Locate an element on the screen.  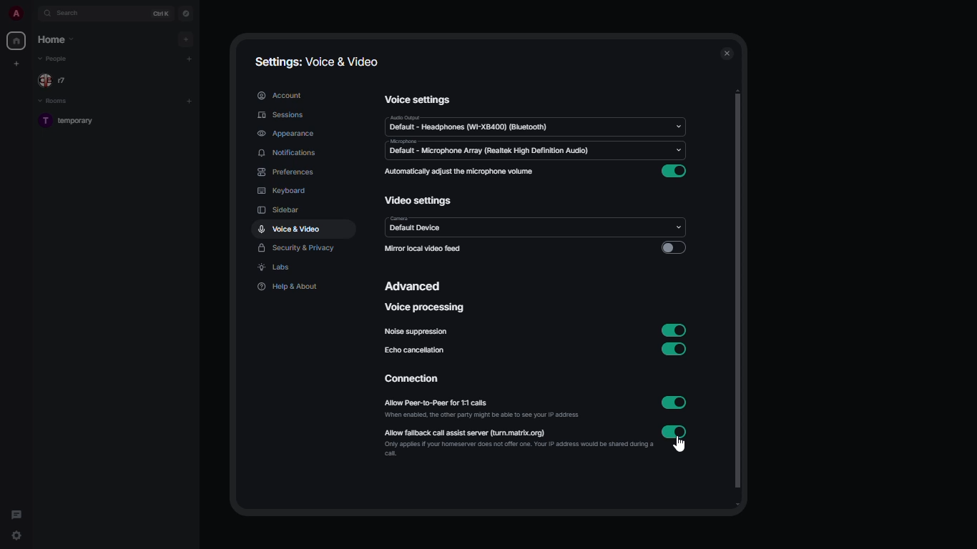
account is located at coordinates (280, 94).